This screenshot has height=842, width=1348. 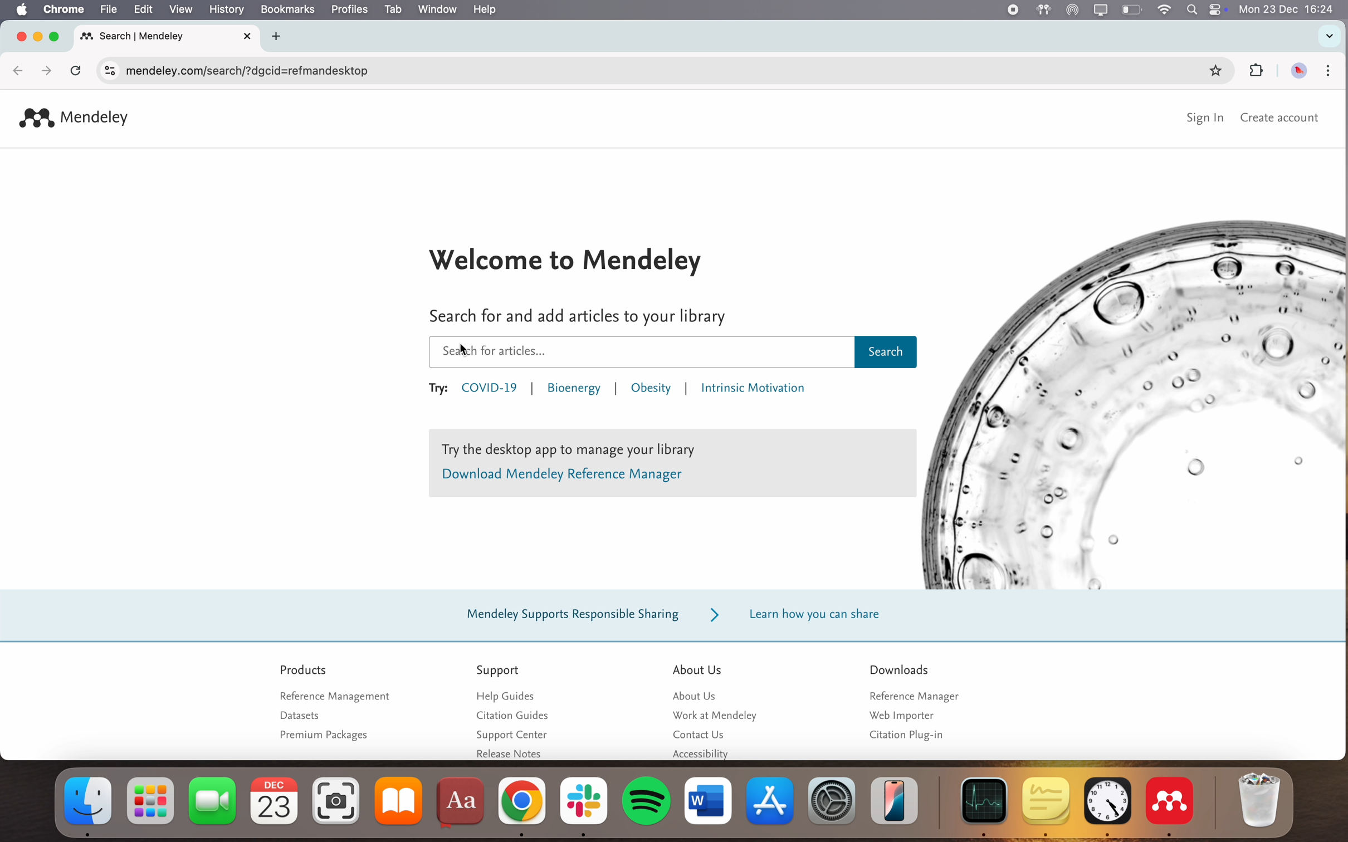 What do you see at coordinates (1211, 72) in the screenshot?
I see `favorite` at bounding box center [1211, 72].